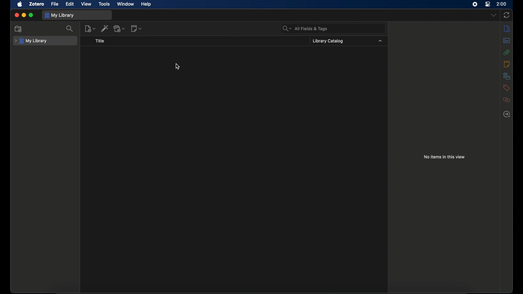  Describe the element at coordinates (37, 4) in the screenshot. I see `zotero` at that location.